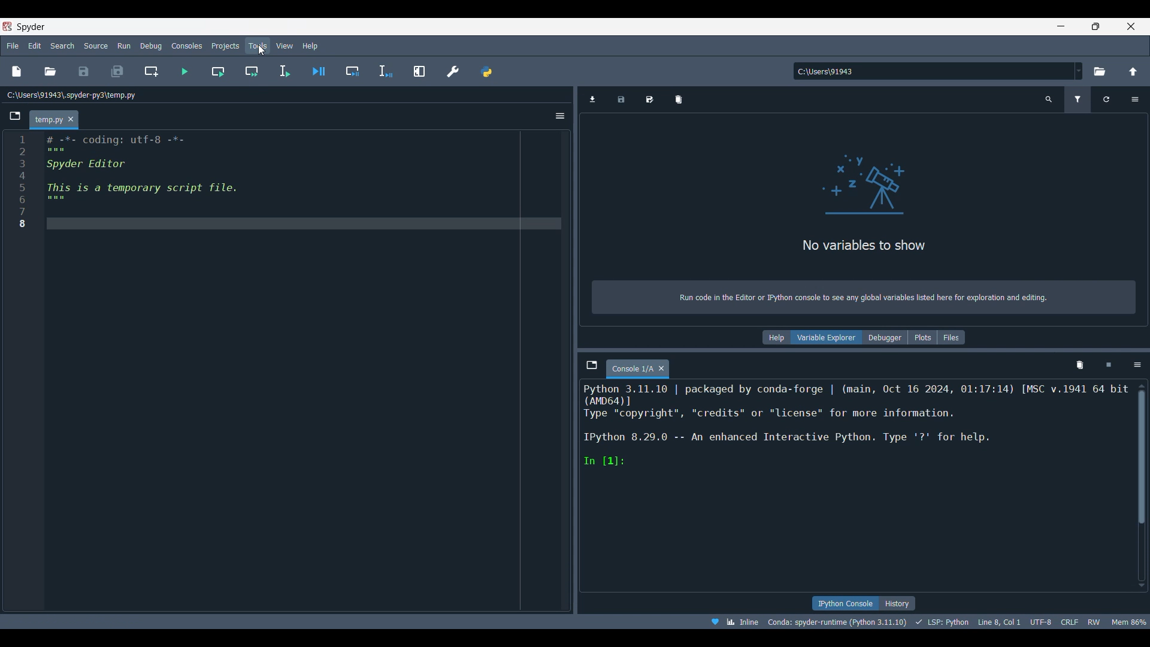 This screenshot has width=1150, height=647. I want to click on Browse a working directory, so click(1098, 71).